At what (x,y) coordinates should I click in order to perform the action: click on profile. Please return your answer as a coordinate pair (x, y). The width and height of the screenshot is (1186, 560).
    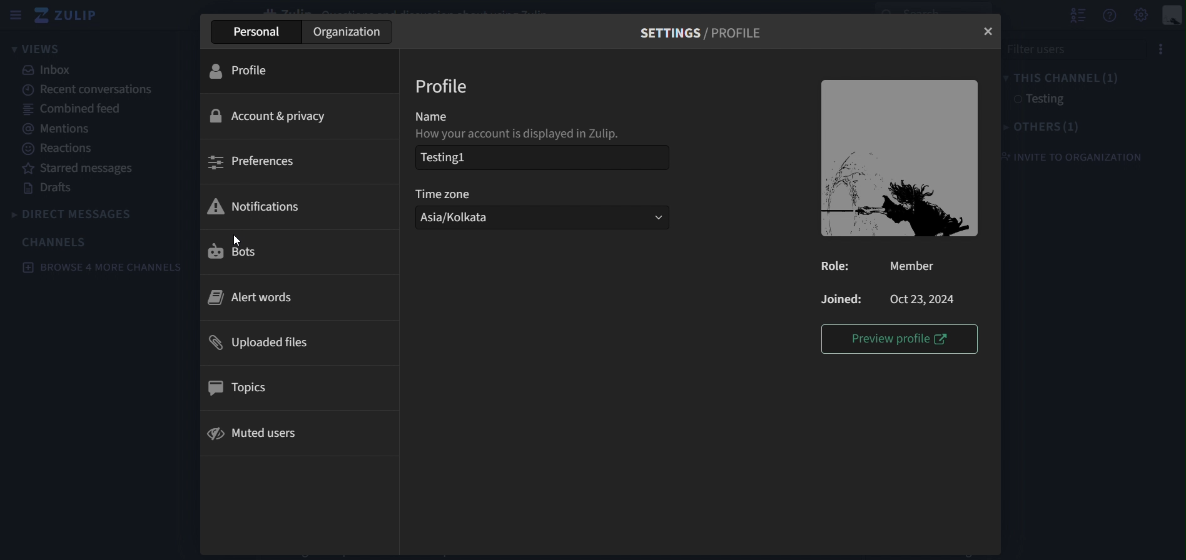
    Looking at the image, I should click on (444, 85).